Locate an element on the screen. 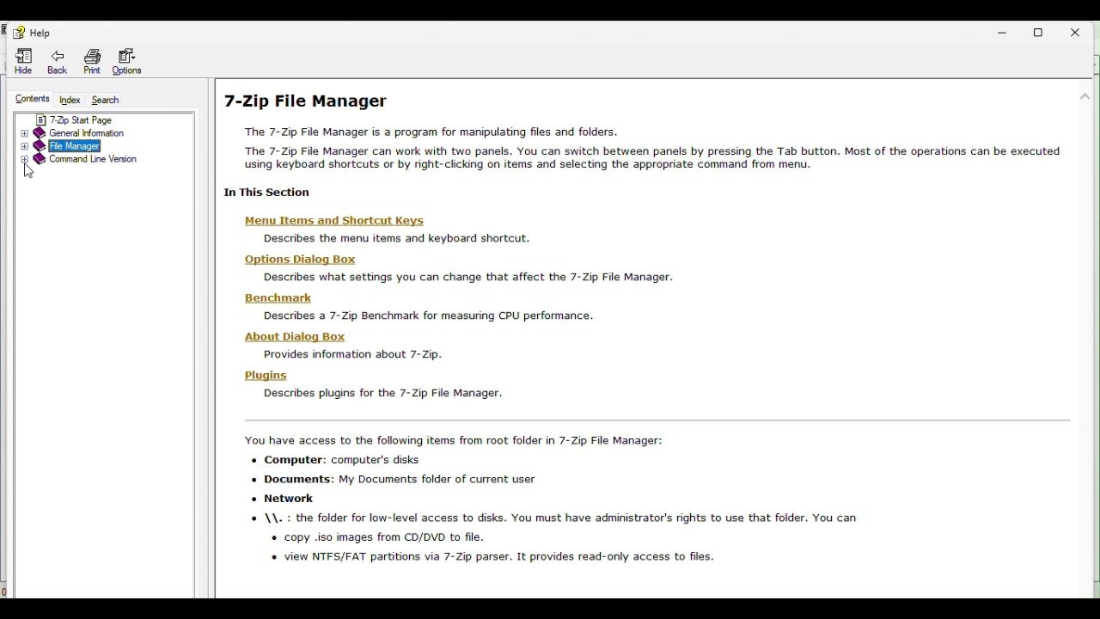  Back  is located at coordinates (60, 62).